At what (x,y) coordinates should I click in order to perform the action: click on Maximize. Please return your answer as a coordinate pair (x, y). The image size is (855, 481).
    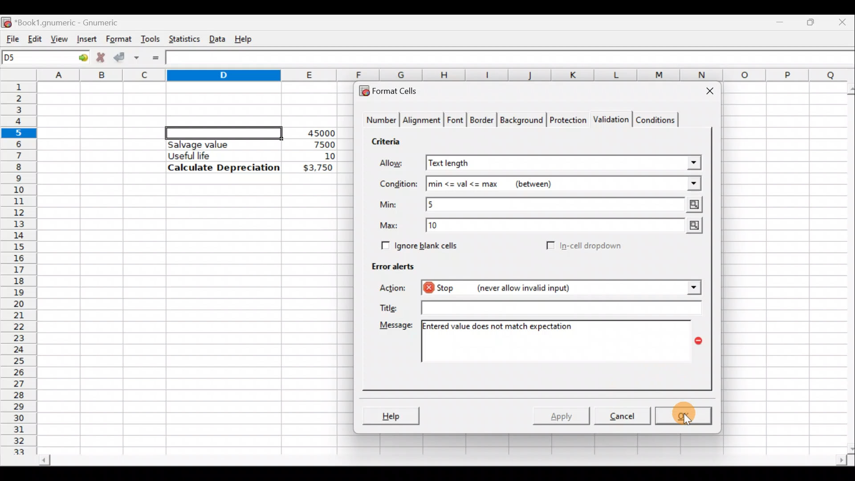
    Looking at the image, I should click on (813, 20).